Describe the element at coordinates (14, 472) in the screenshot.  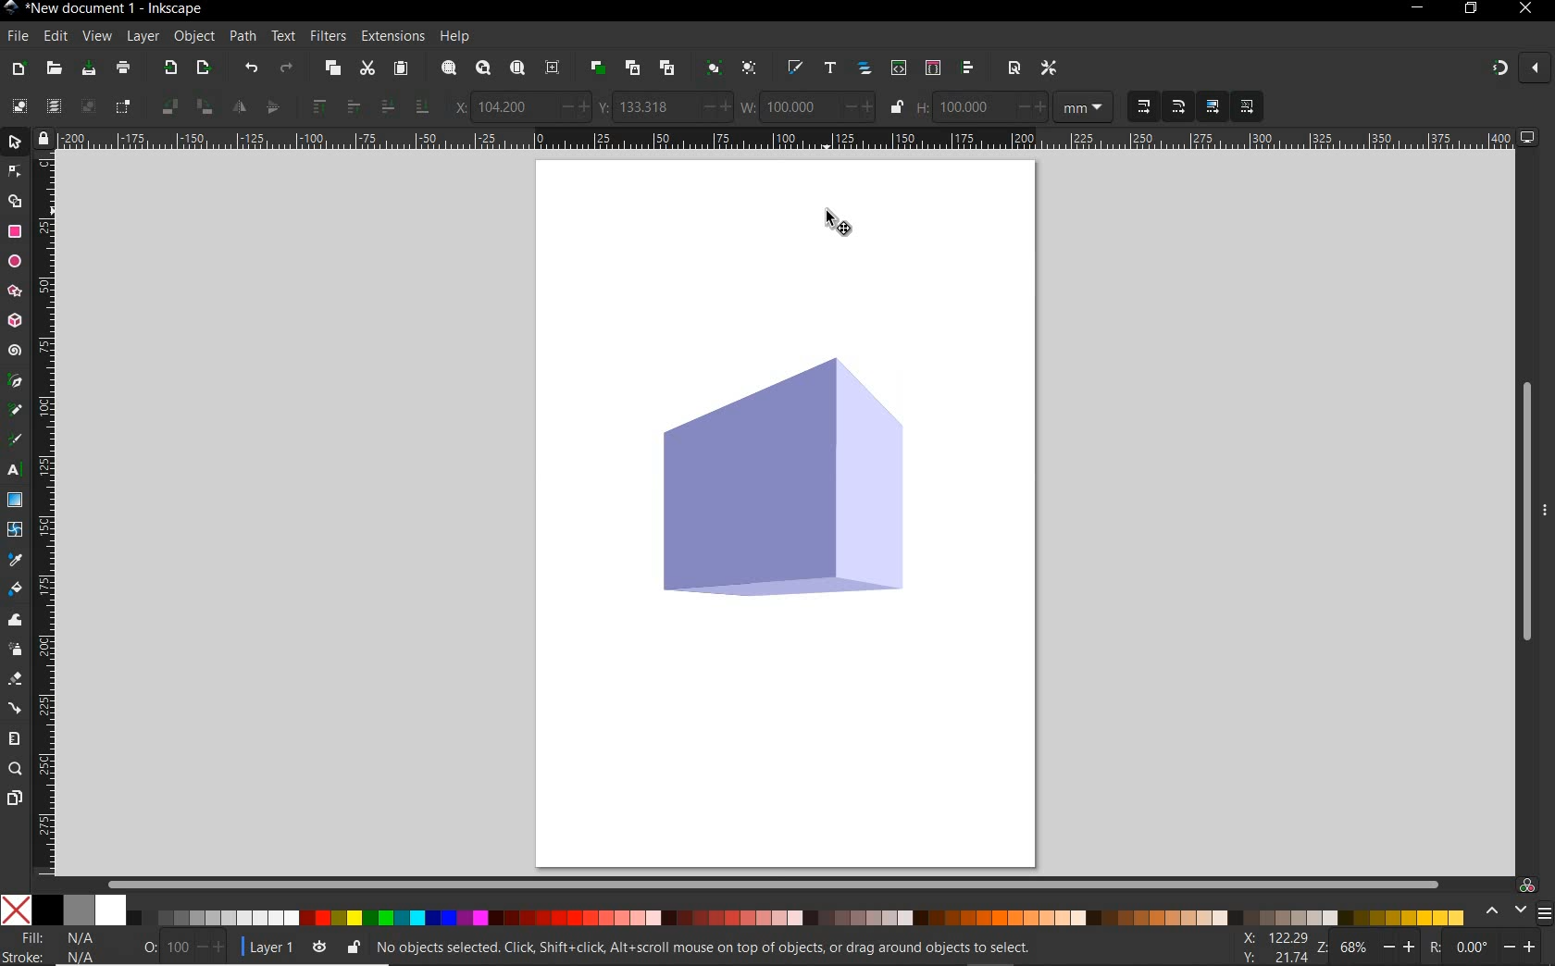
I see `text tool` at that location.